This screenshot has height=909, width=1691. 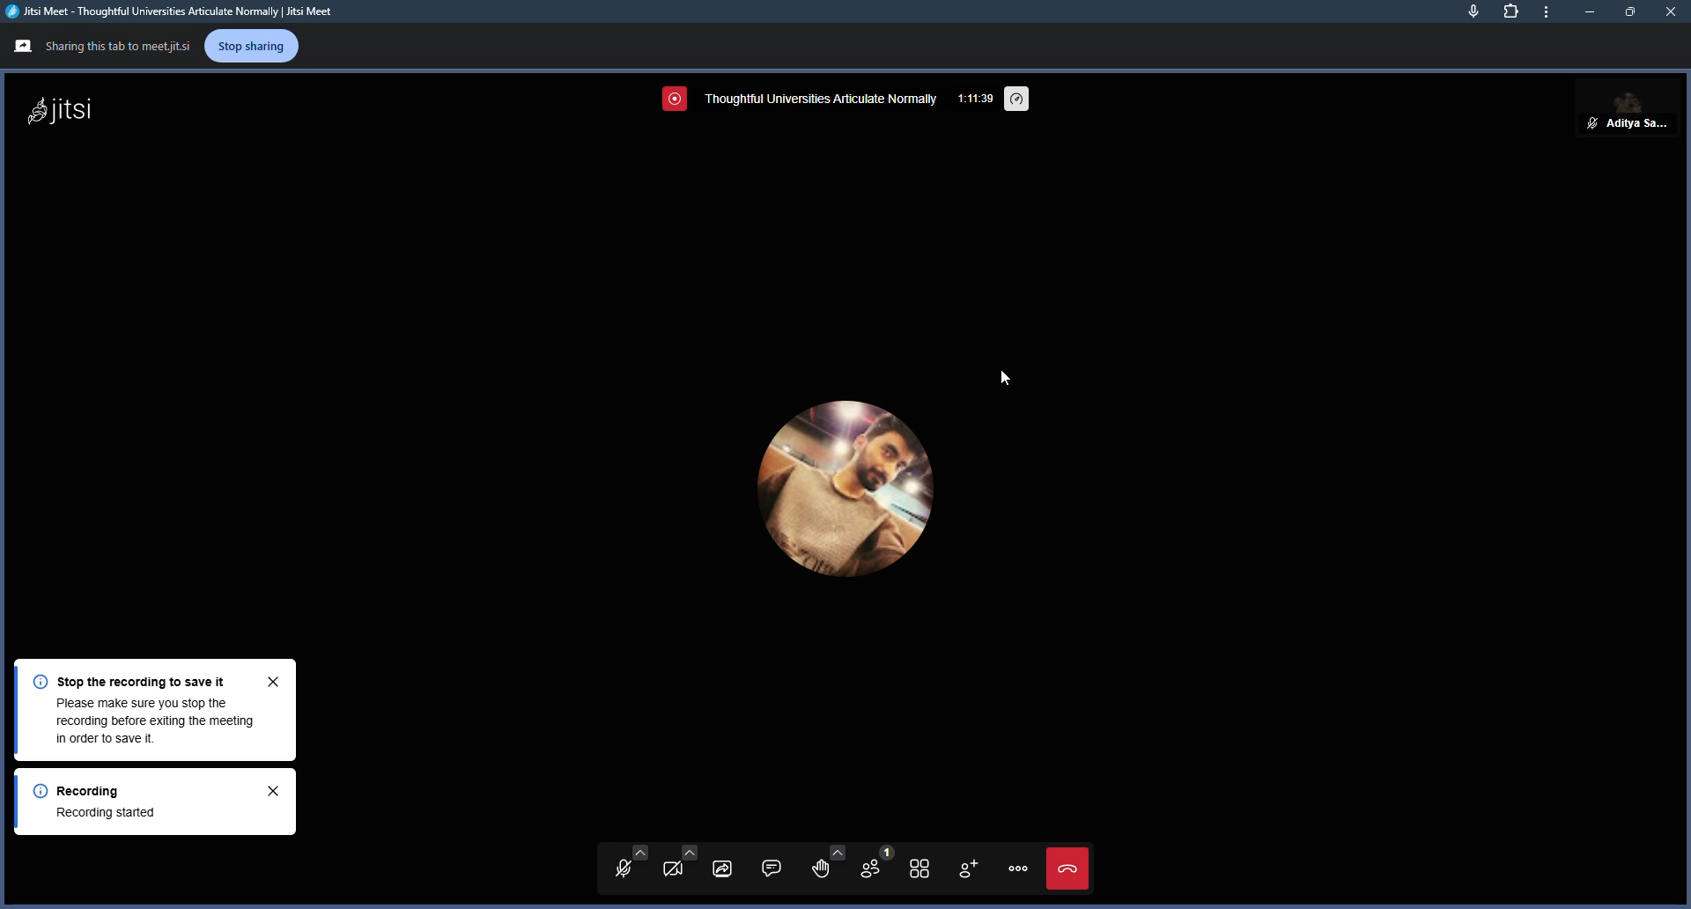 I want to click on mic, so click(x=1472, y=11).